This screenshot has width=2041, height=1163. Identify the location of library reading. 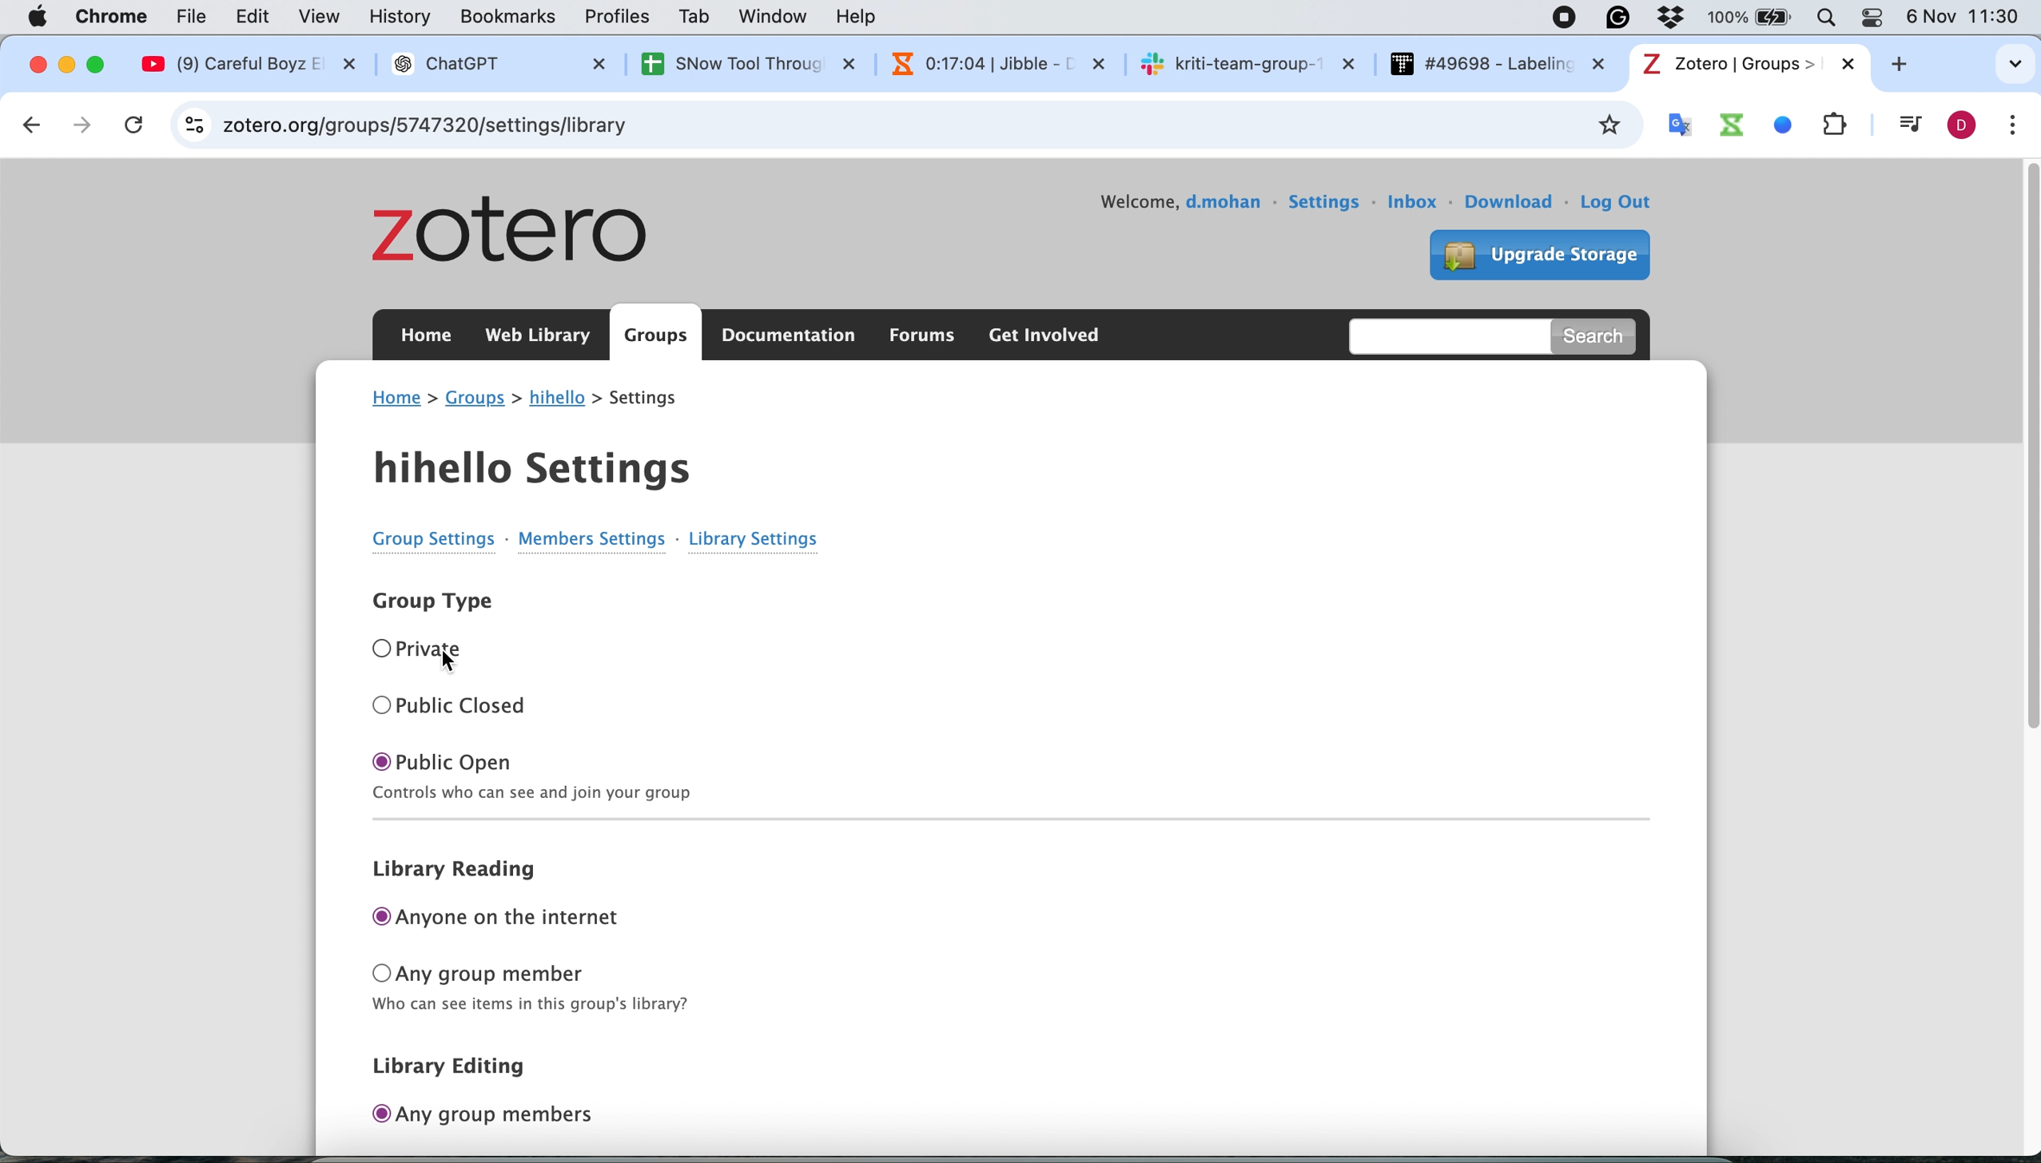
(467, 872).